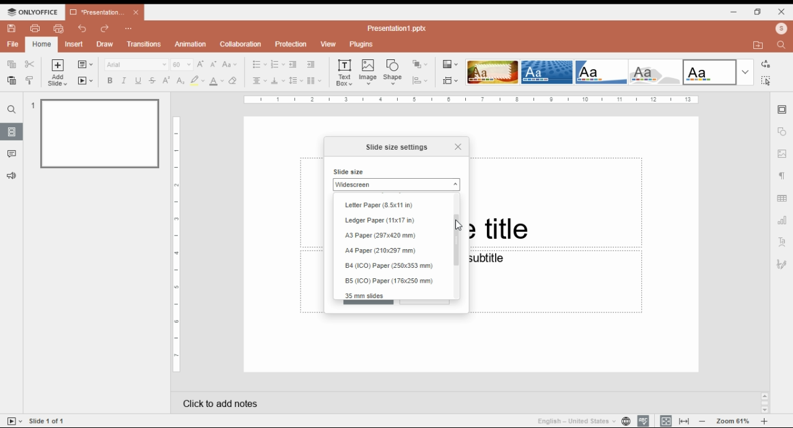  What do you see at coordinates (11, 63) in the screenshot?
I see `copy` at bounding box center [11, 63].